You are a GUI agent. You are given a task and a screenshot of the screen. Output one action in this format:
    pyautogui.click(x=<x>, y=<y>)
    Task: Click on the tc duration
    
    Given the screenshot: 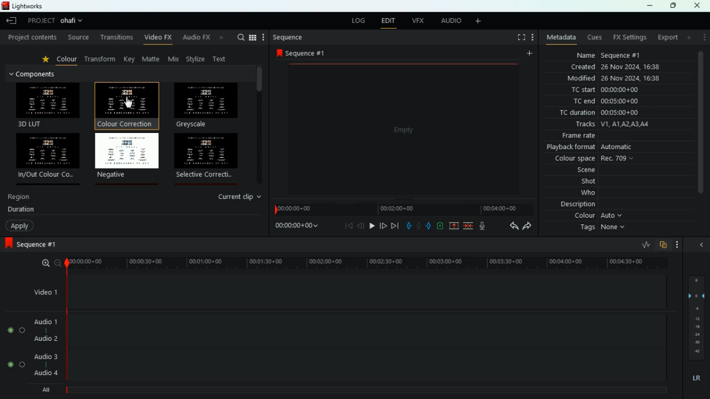 What is the action you would take?
    pyautogui.click(x=604, y=114)
    